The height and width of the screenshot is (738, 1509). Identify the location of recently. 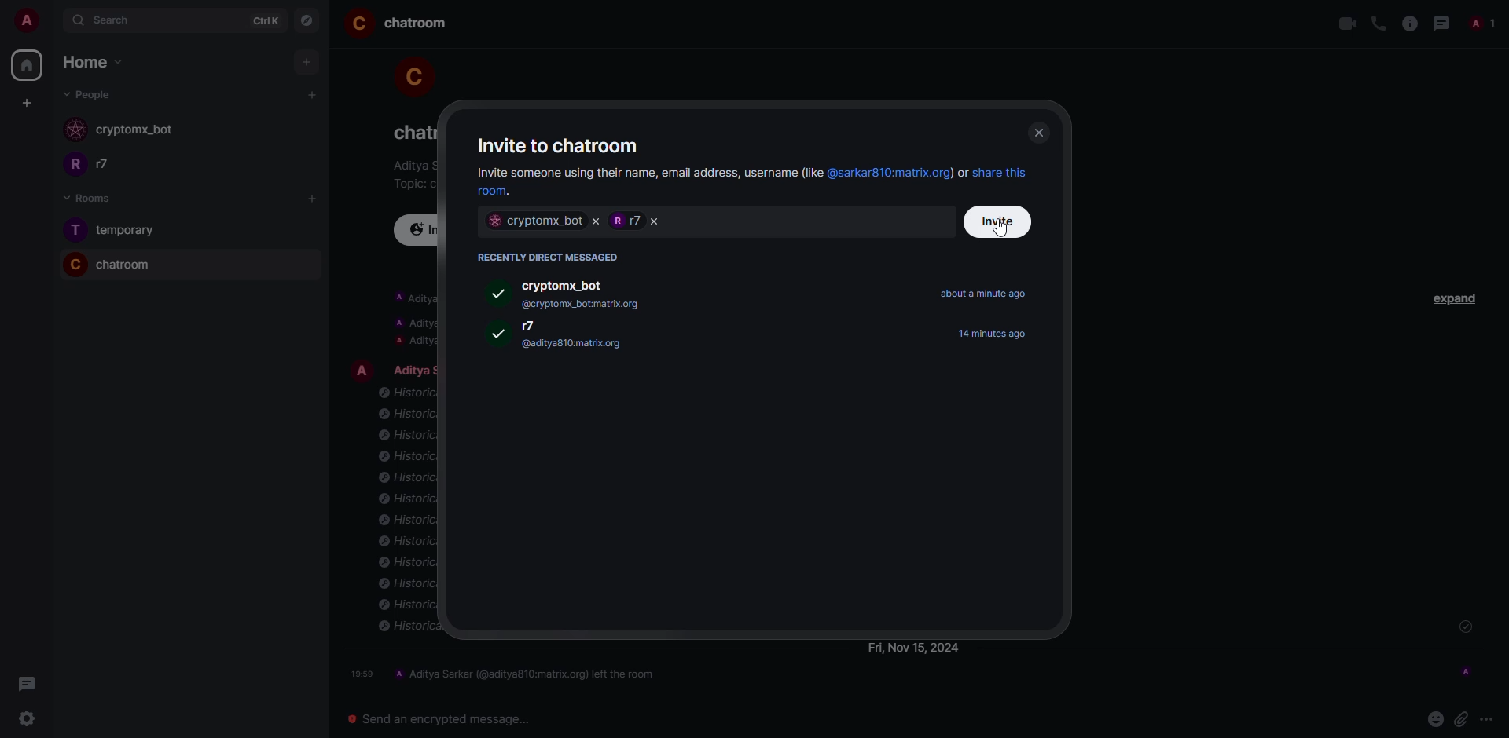
(551, 257).